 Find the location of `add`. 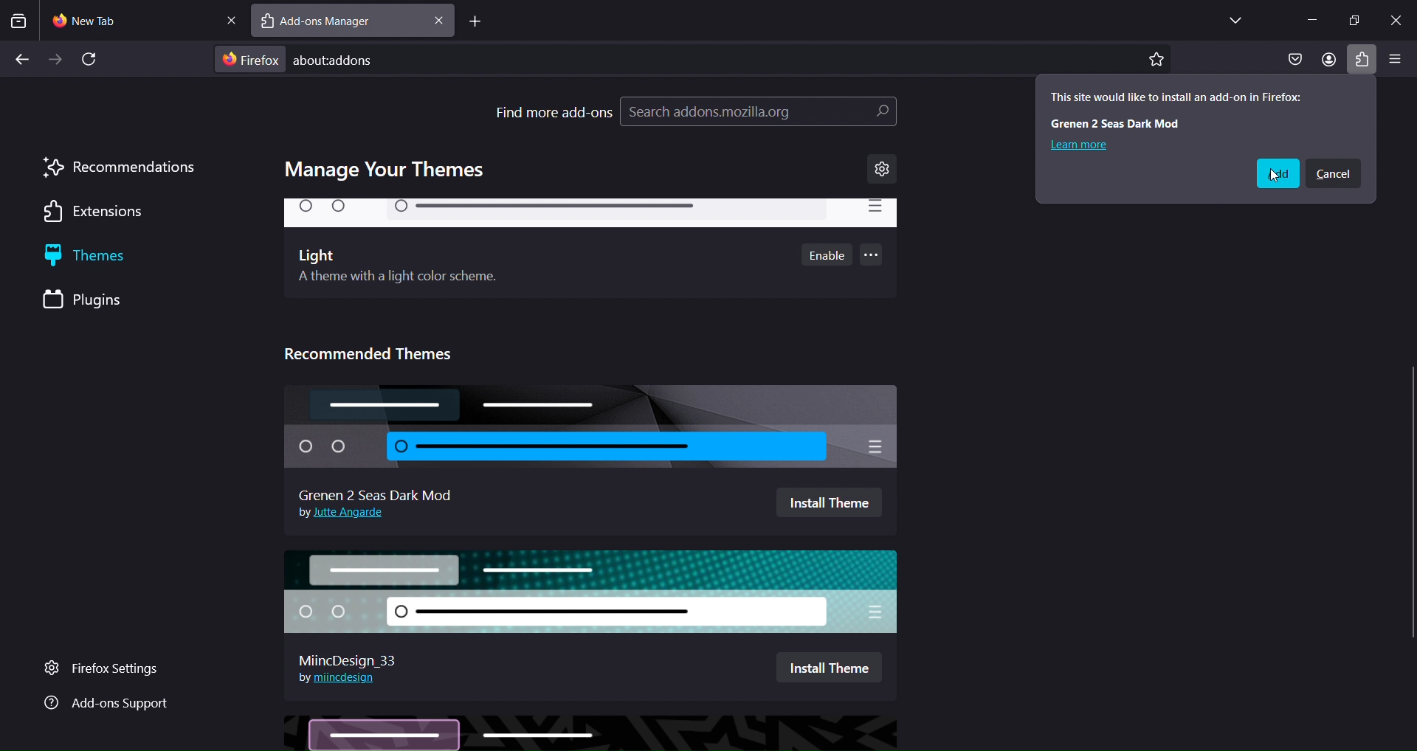

add is located at coordinates (1275, 174).